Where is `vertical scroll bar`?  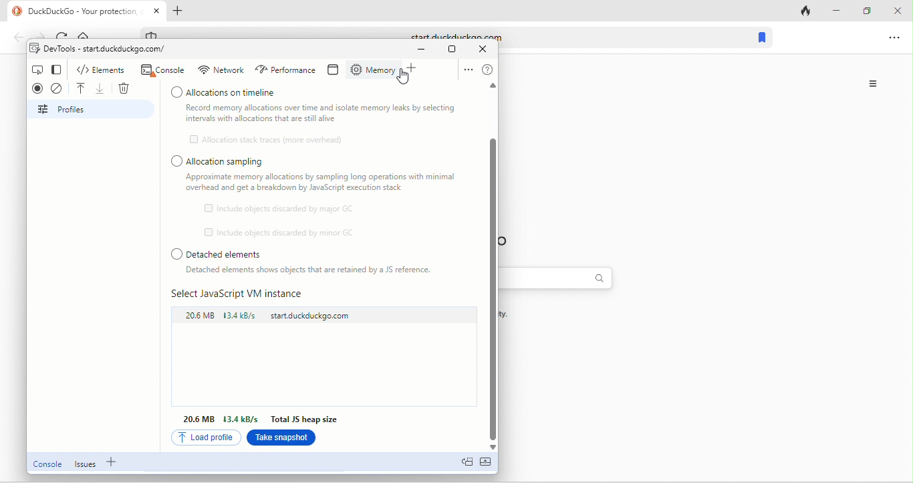 vertical scroll bar is located at coordinates (495, 292).